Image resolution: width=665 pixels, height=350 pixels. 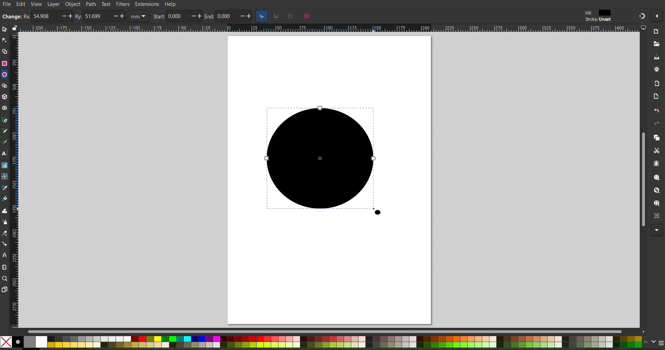 What do you see at coordinates (228, 16) in the screenshot?
I see `0` at bounding box center [228, 16].